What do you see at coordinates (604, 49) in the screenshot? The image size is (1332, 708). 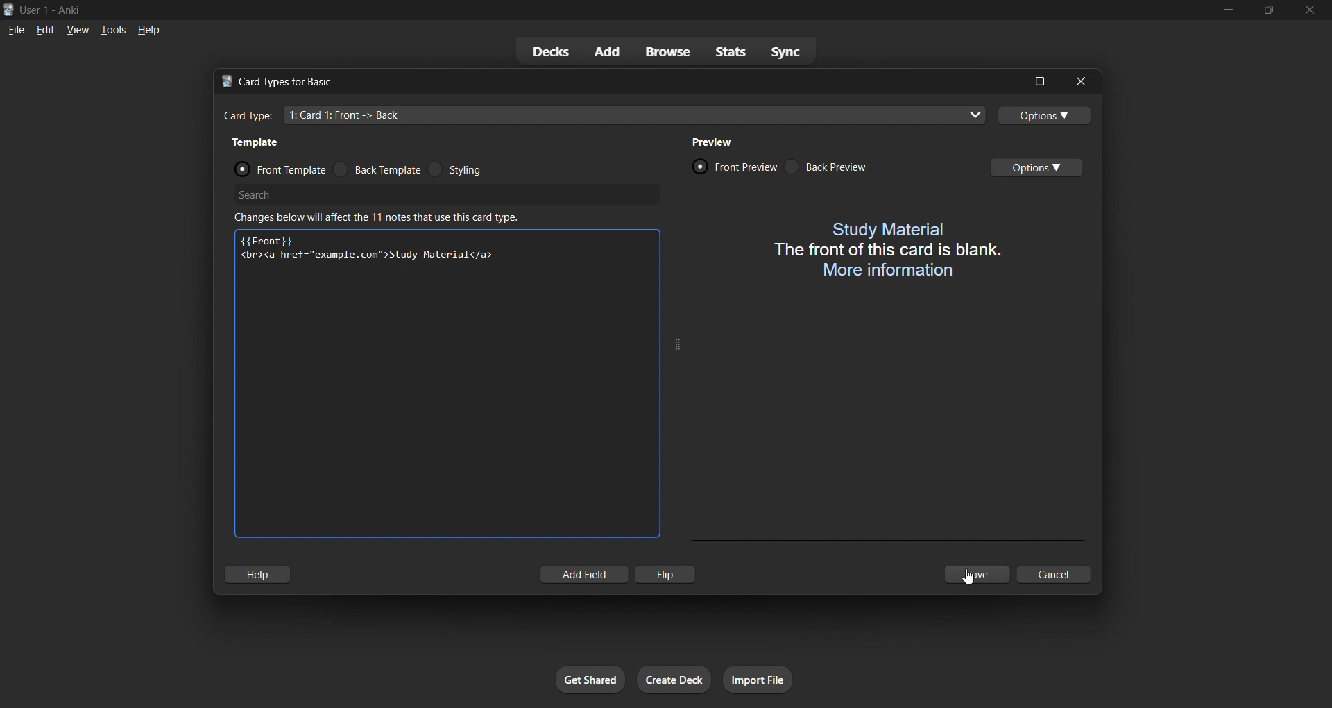 I see `add` at bounding box center [604, 49].